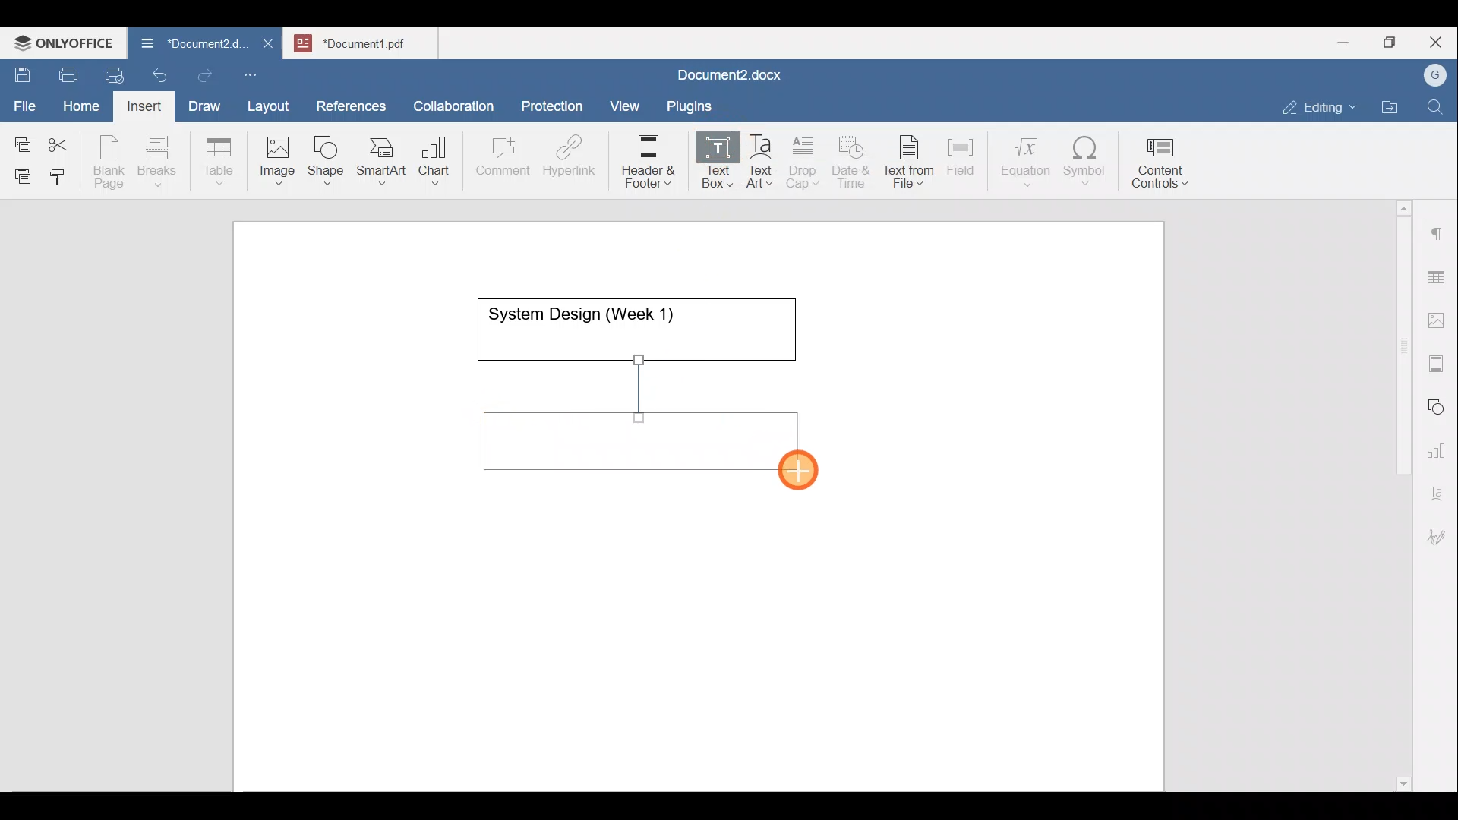  What do you see at coordinates (64, 141) in the screenshot?
I see `Cut` at bounding box center [64, 141].